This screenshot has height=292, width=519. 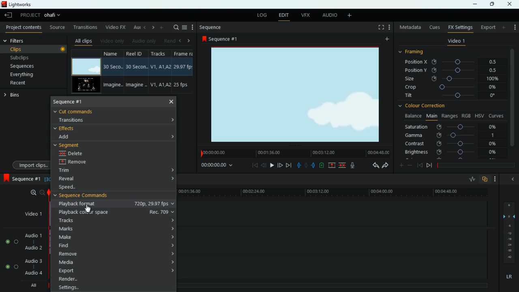 What do you see at coordinates (280, 165) in the screenshot?
I see `jump` at bounding box center [280, 165].